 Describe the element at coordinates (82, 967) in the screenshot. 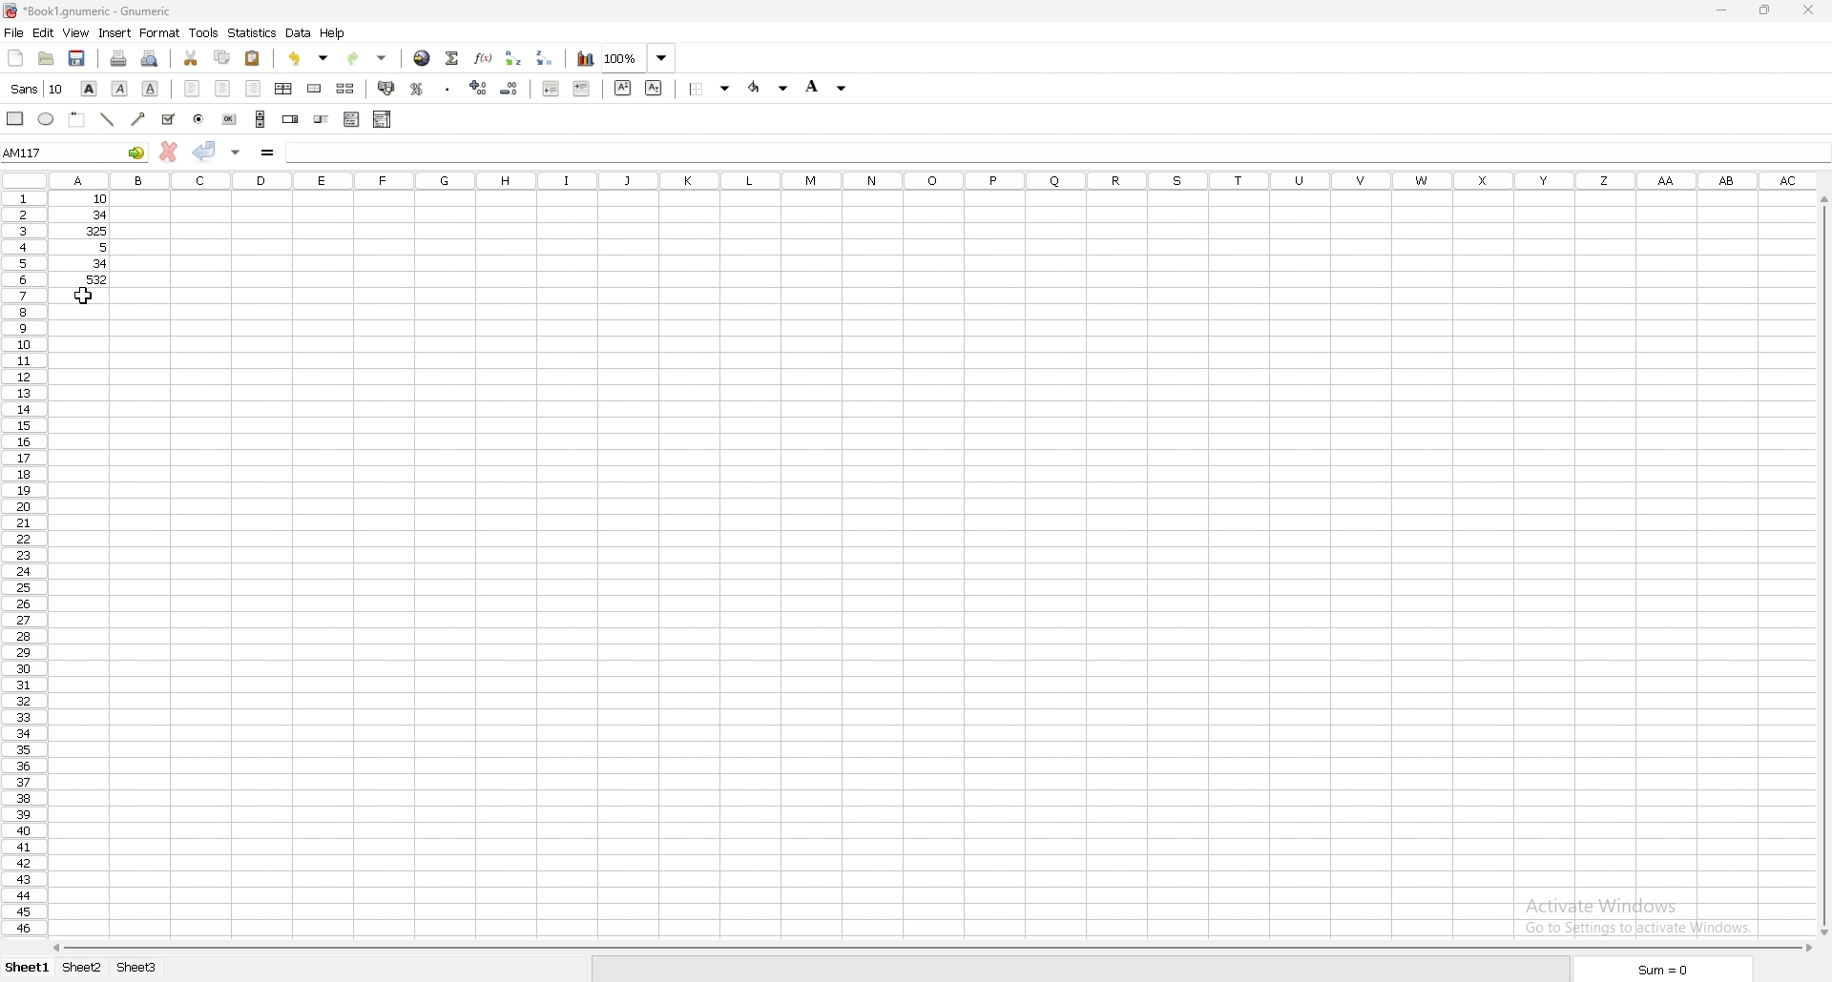

I see `sheet 2` at that location.